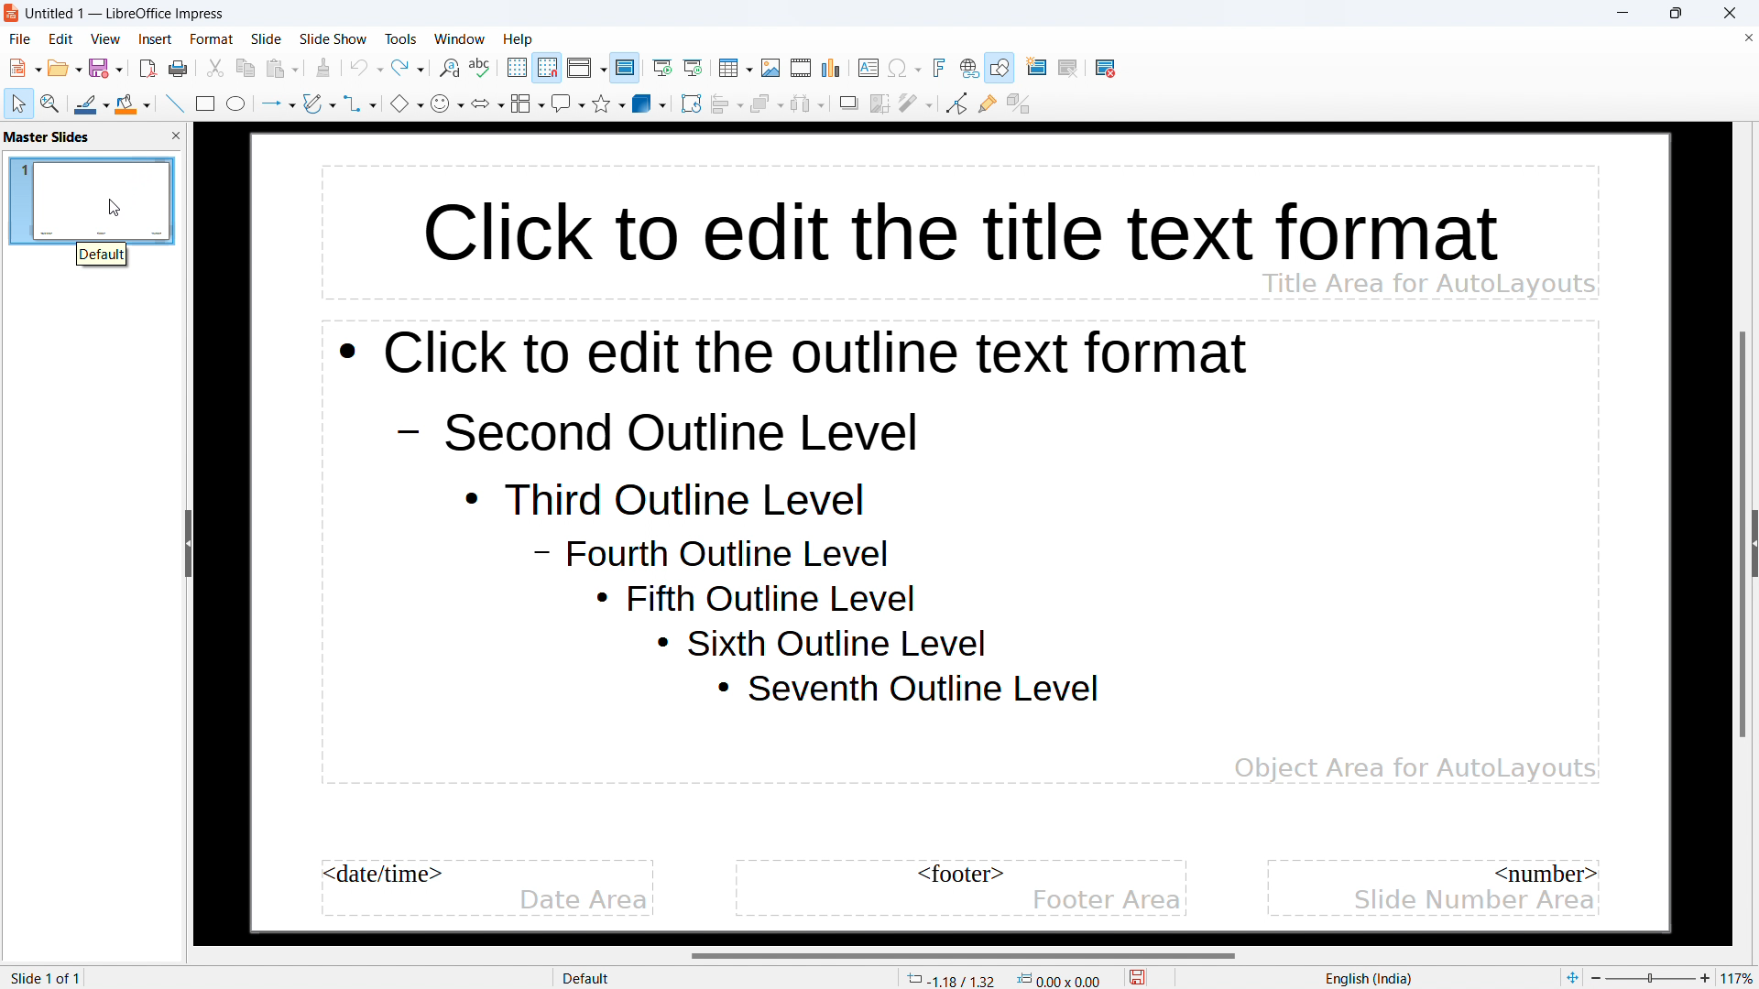  What do you see at coordinates (205, 103) in the screenshot?
I see `rectangle` at bounding box center [205, 103].